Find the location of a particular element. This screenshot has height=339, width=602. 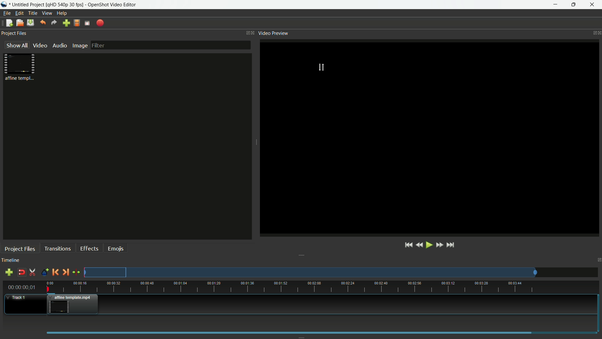

full screen is located at coordinates (88, 24).